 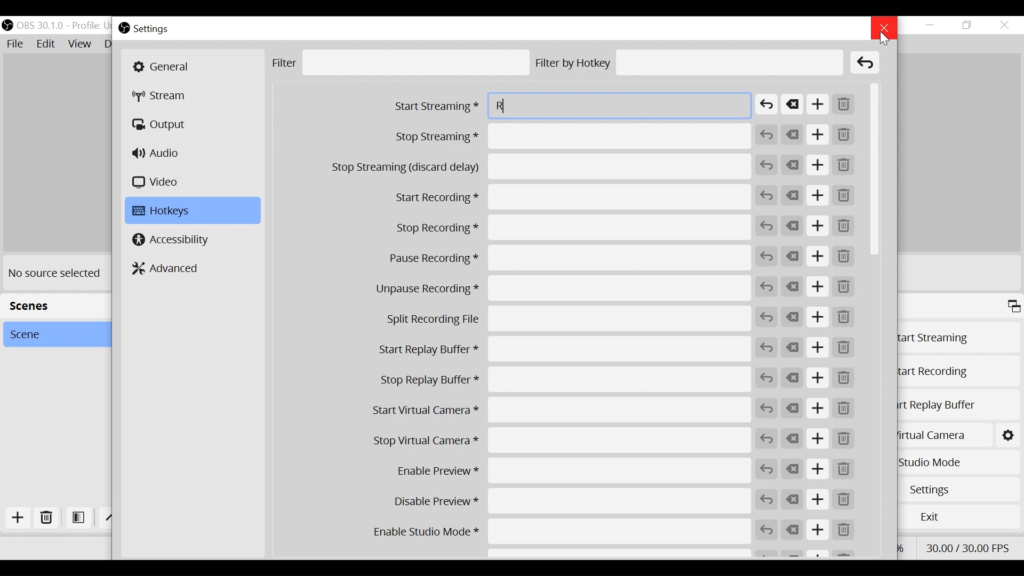 What do you see at coordinates (818, 530) in the screenshot?
I see `Add` at bounding box center [818, 530].